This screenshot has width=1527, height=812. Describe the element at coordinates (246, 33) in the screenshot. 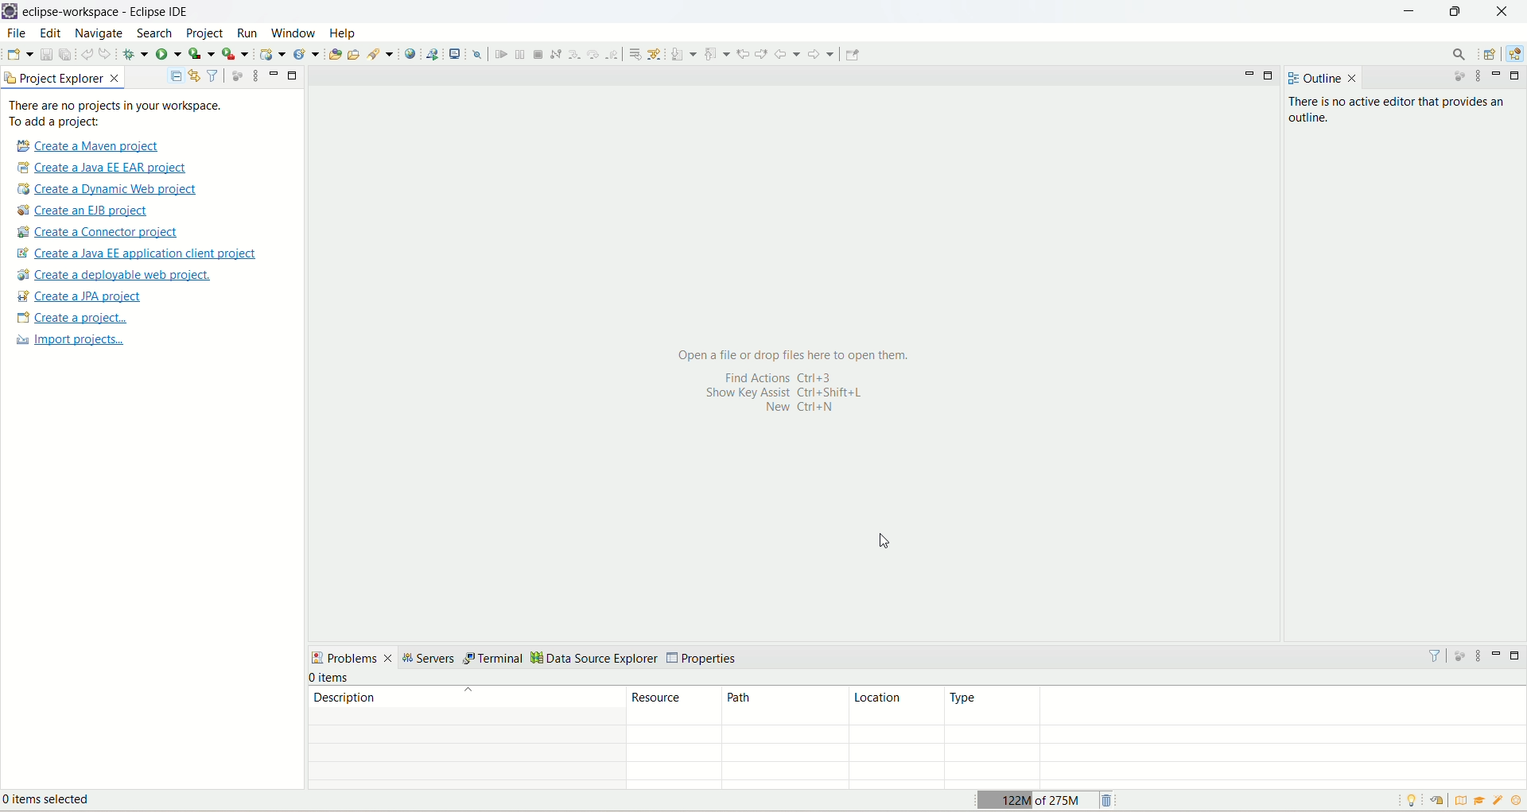

I see `run` at that location.